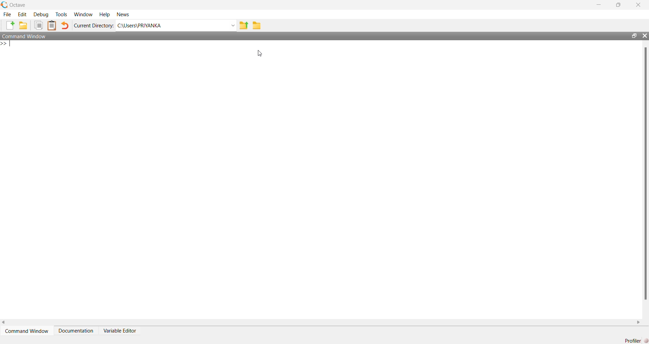  What do you see at coordinates (7, 15) in the screenshot?
I see `File` at bounding box center [7, 15].